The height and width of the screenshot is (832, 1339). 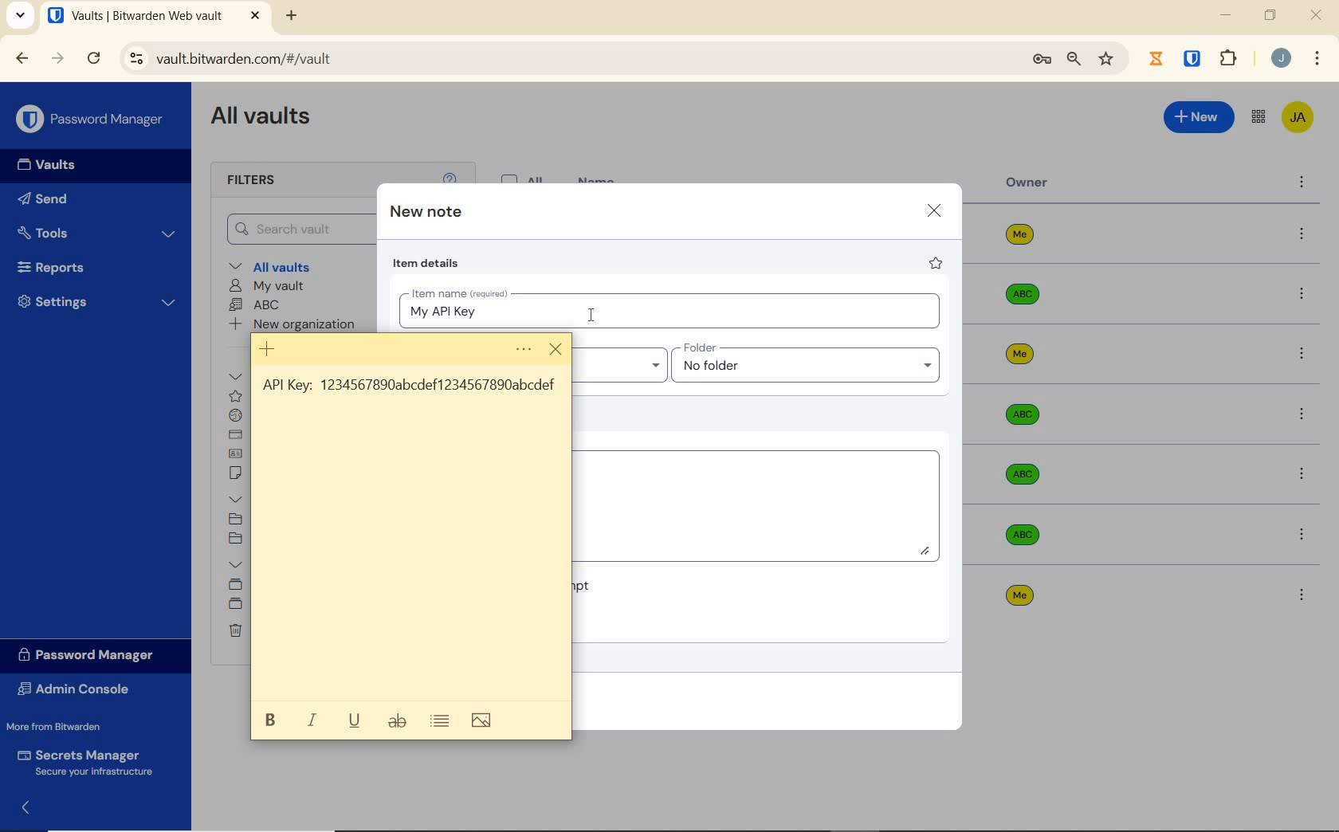 I want to click on Bitwarden Account, so click(x=1297, y=116).